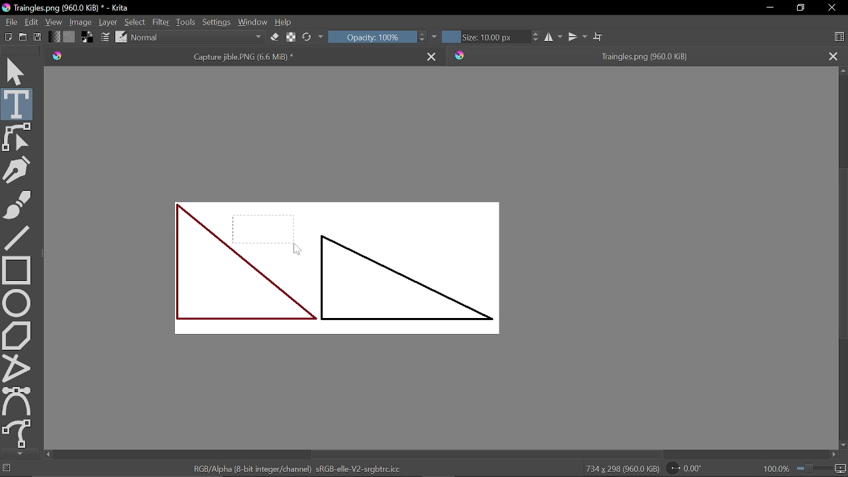 The height and width of the screenshot is (477, 848). What do you see at coordinates (273, 38) in the screenshot?
I see `Eraser` at bounding box center [273, 38].